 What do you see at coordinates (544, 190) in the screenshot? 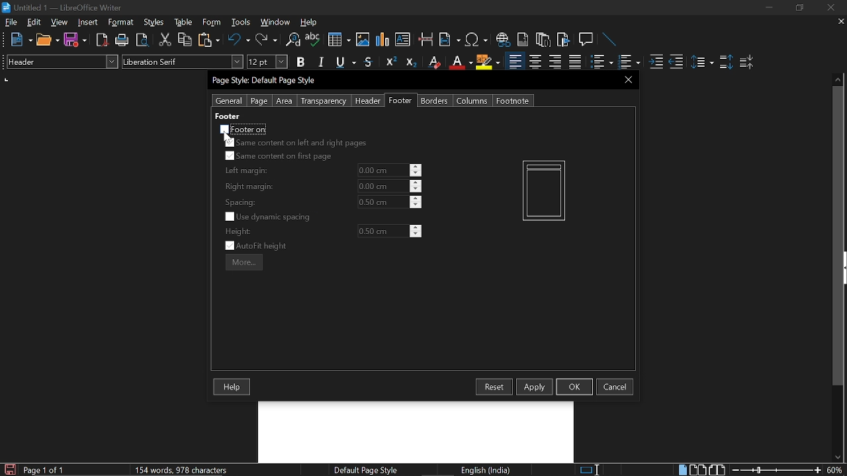
I see `Current pageview` at bounding box center [544, 190].